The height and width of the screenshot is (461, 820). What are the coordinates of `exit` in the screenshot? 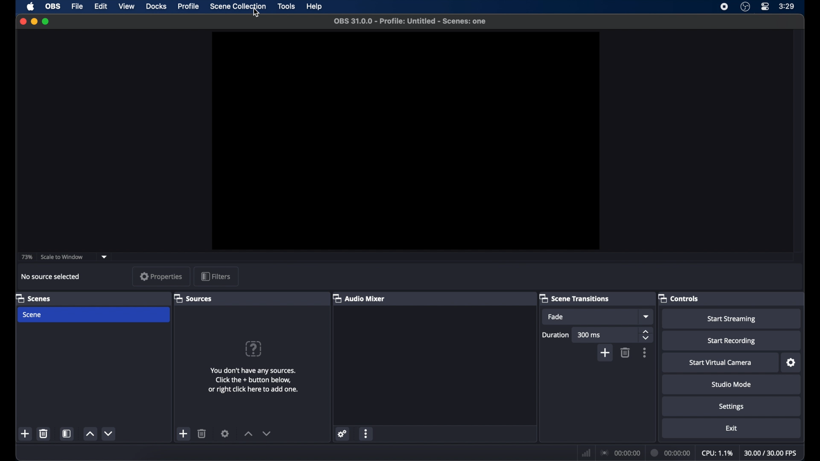 It's located at (732, 428).